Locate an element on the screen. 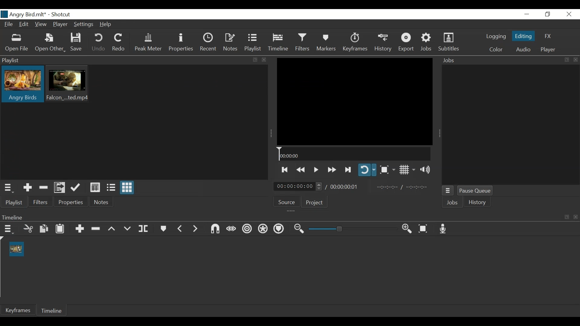 The height and width of the screenshot is (326, 580). Playlist  is located at coordinates (14, 202).